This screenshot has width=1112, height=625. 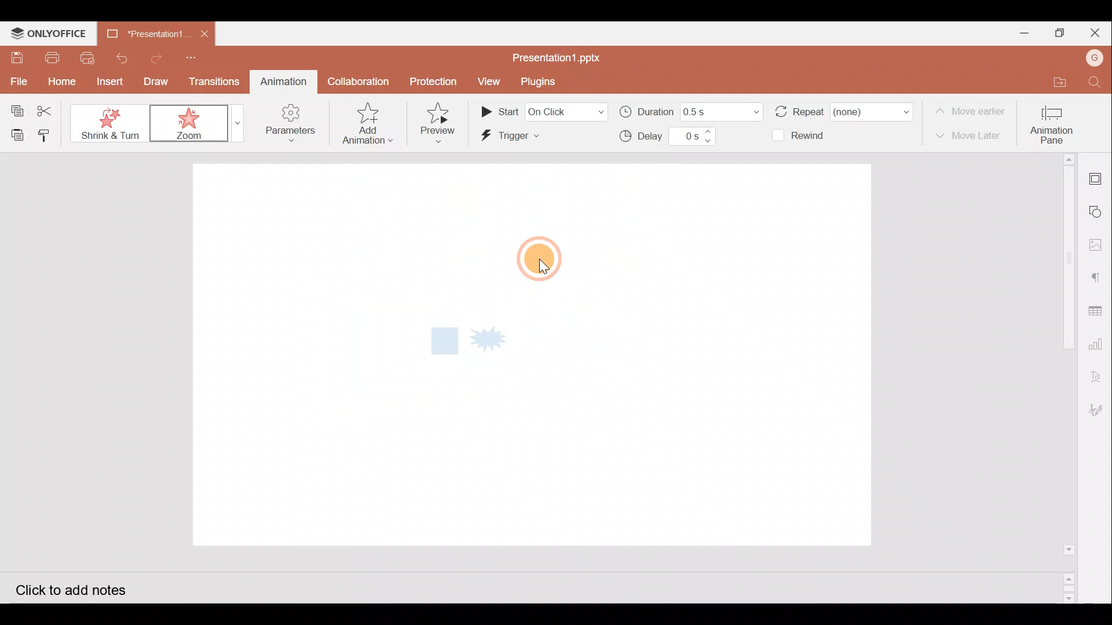 I want to click on Shapes settings, so click(x=1098, y=213).